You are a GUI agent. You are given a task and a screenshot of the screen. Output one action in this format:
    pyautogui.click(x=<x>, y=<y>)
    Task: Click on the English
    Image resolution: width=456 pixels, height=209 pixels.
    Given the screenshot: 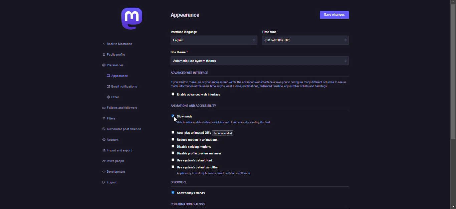 What is the action you would take?
    pyautogui.click(x=209, y=41)
    